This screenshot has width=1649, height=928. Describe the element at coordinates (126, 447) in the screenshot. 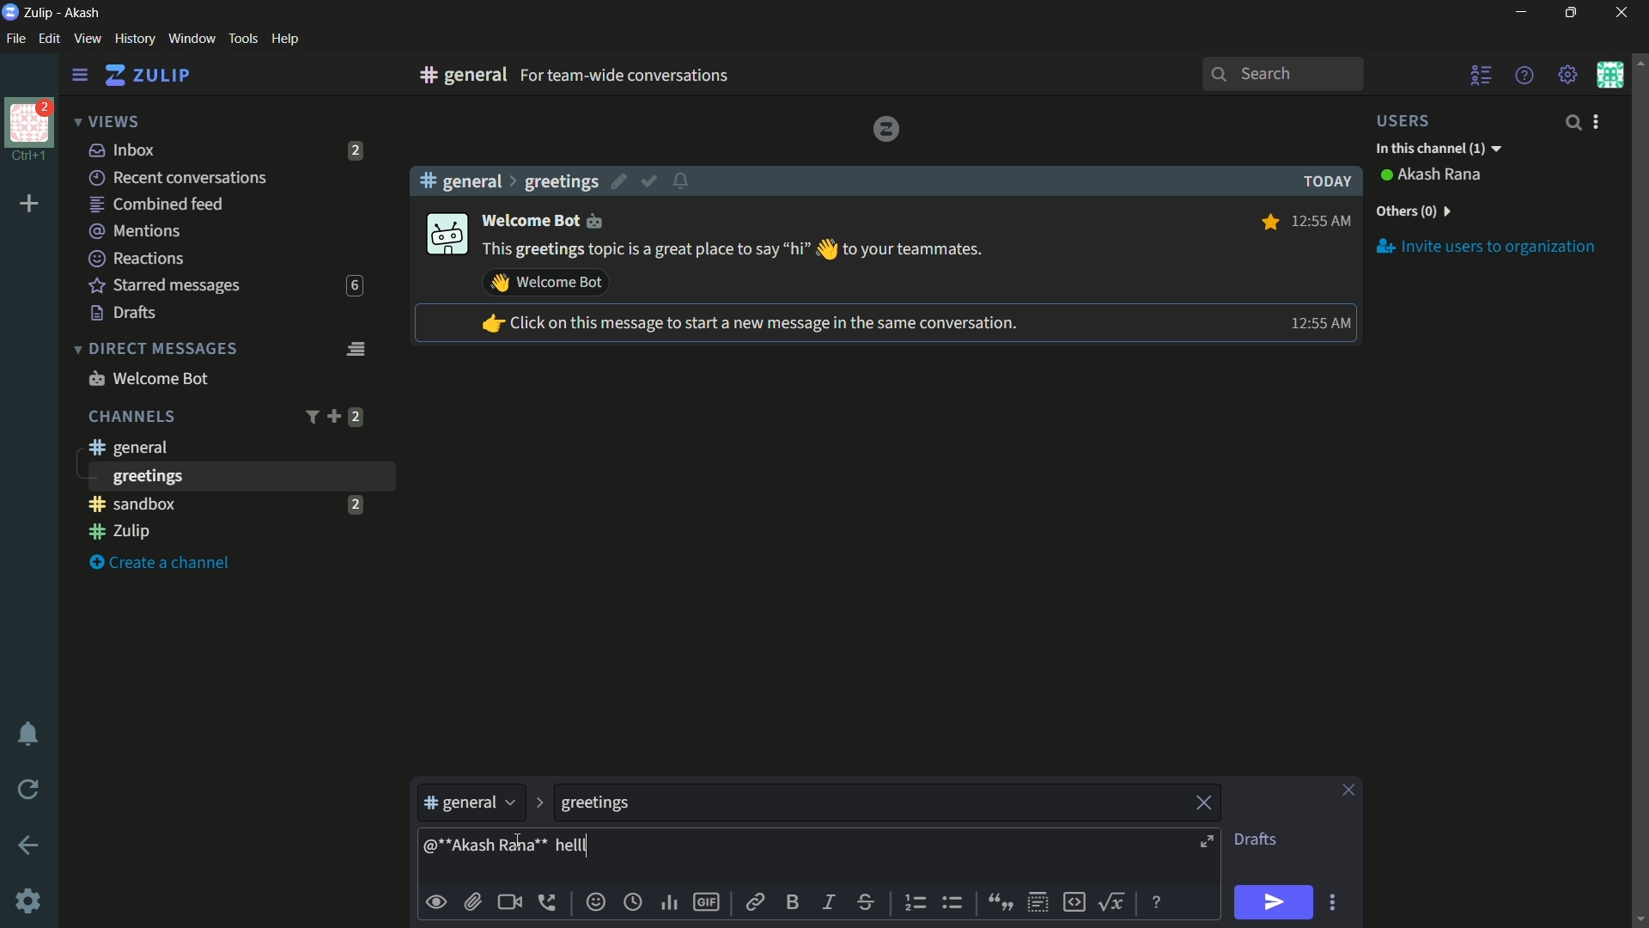

I see `general channel` at that location.